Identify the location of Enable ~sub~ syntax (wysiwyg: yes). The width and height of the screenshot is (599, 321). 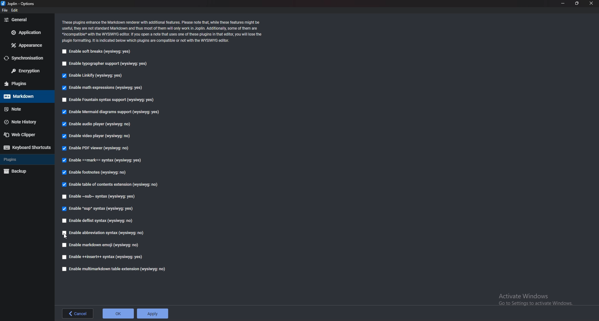
(101, 196).